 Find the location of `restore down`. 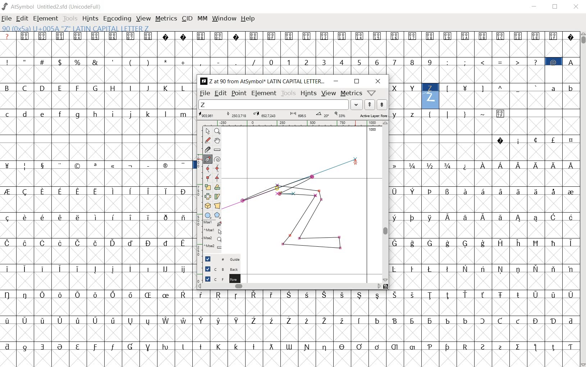

restore down is located at coordinates (556, 8).